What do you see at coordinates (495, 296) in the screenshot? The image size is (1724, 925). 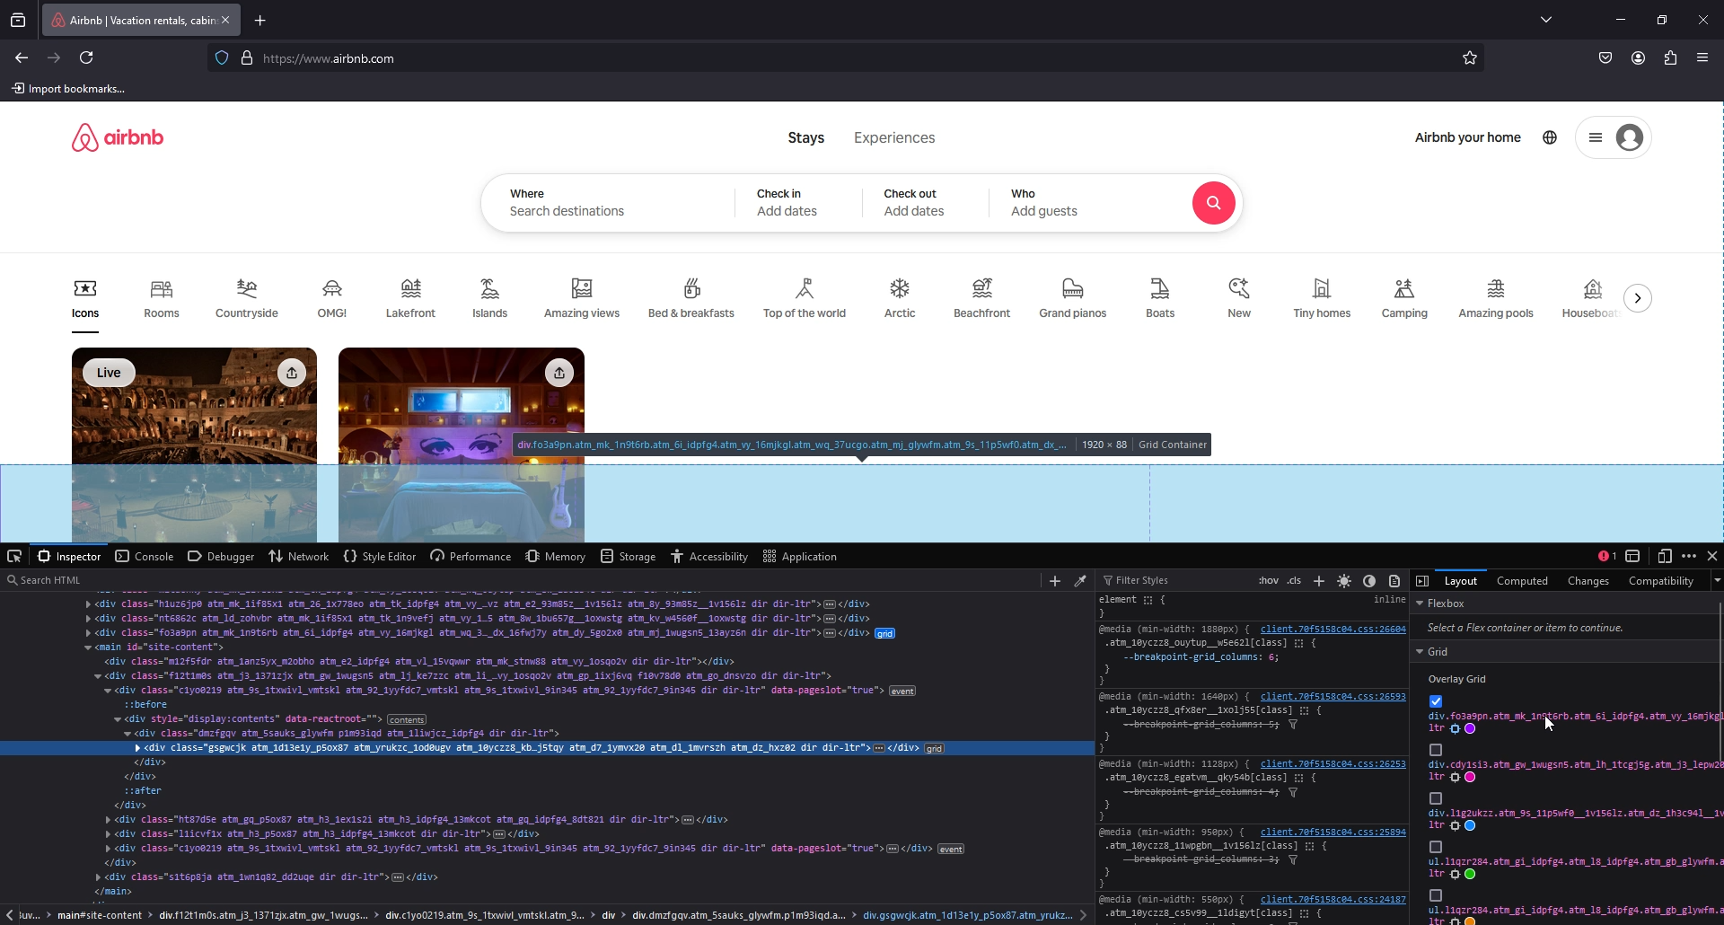 I see `Islands` at bounding box center [495, 296].